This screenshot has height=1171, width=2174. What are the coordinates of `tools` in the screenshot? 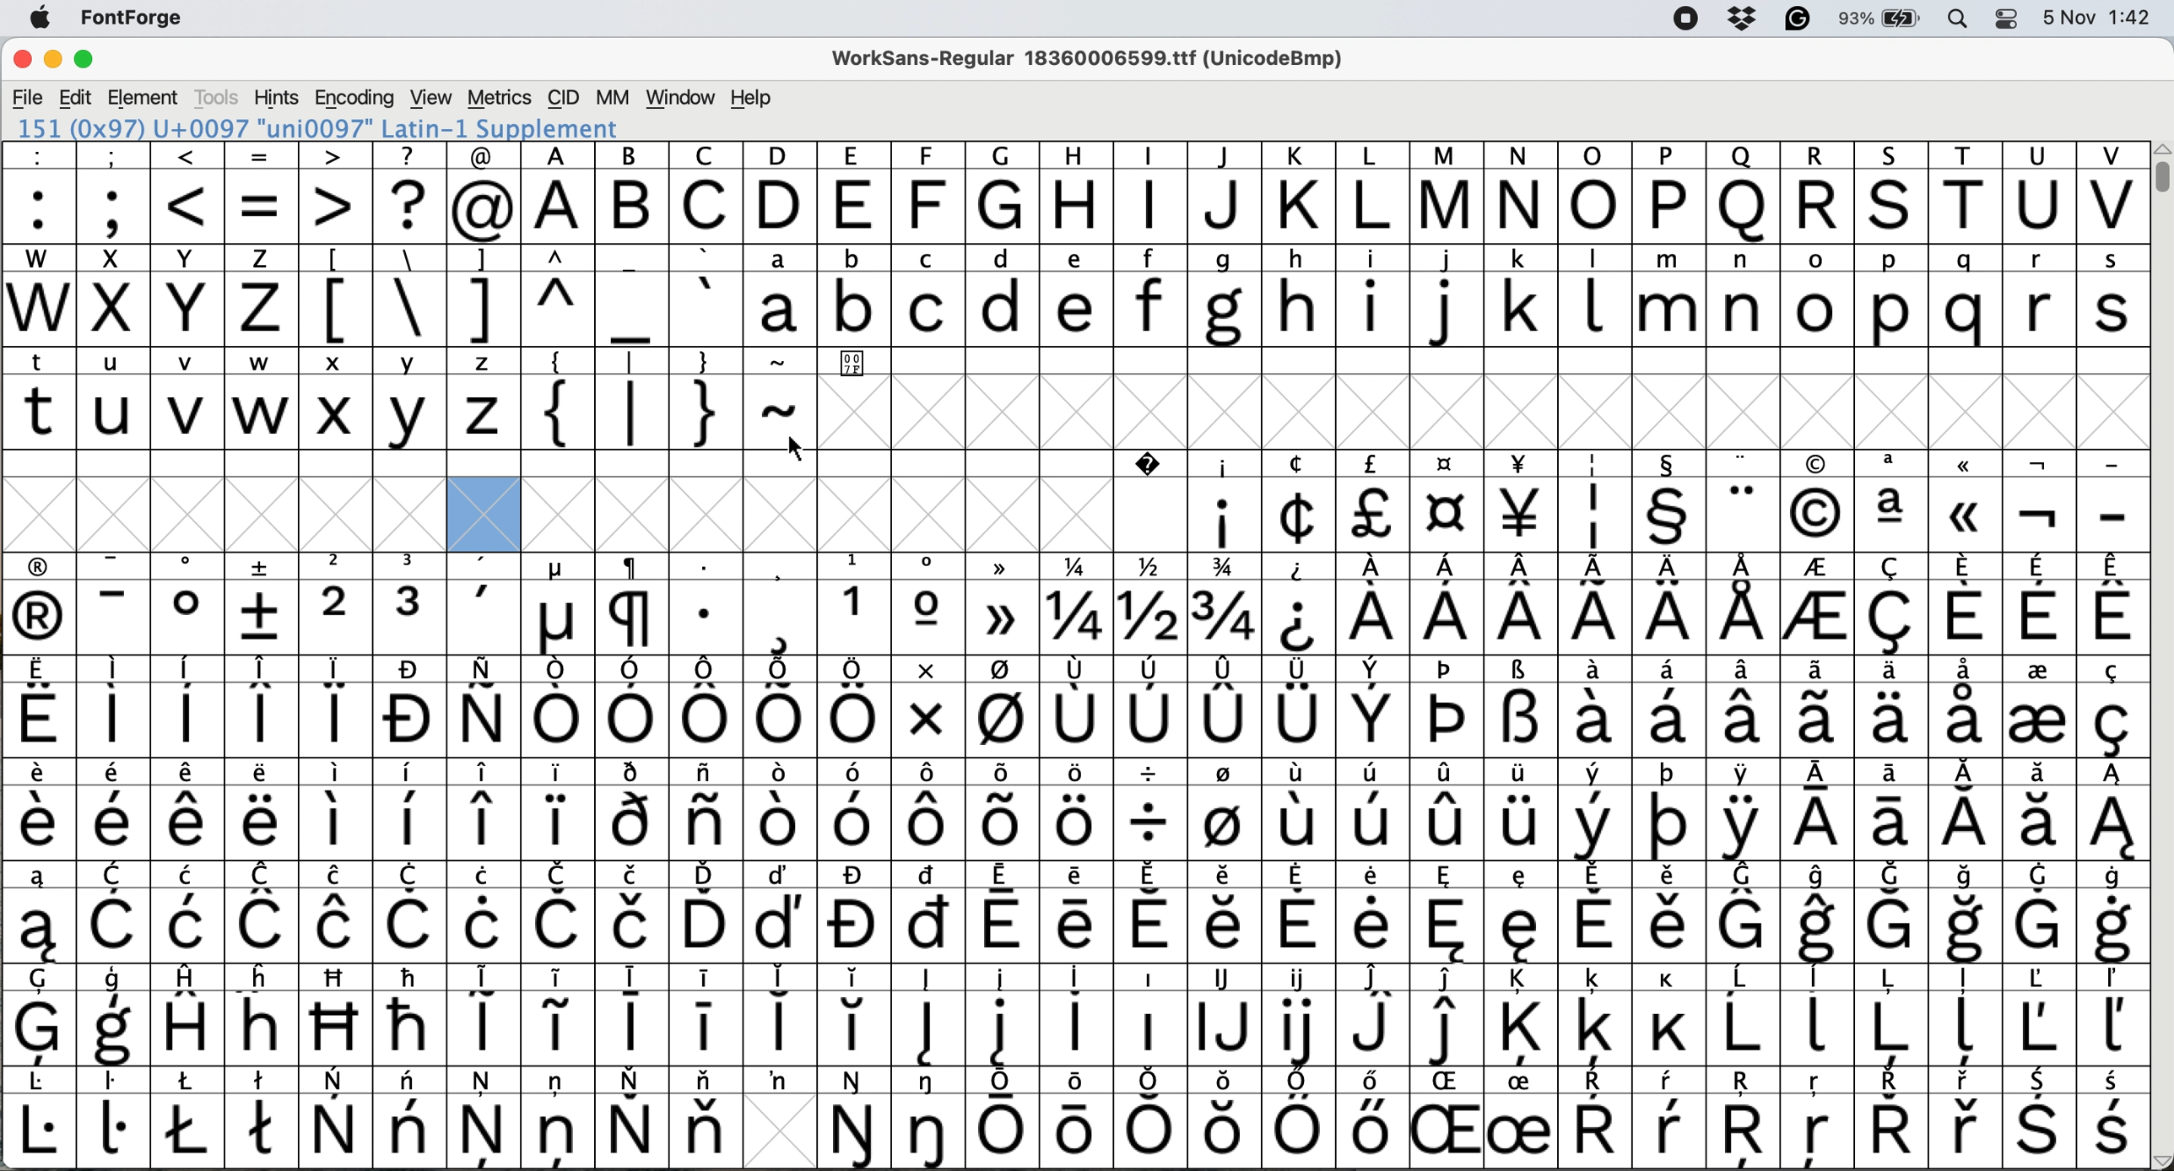 It's located at (215, 97).